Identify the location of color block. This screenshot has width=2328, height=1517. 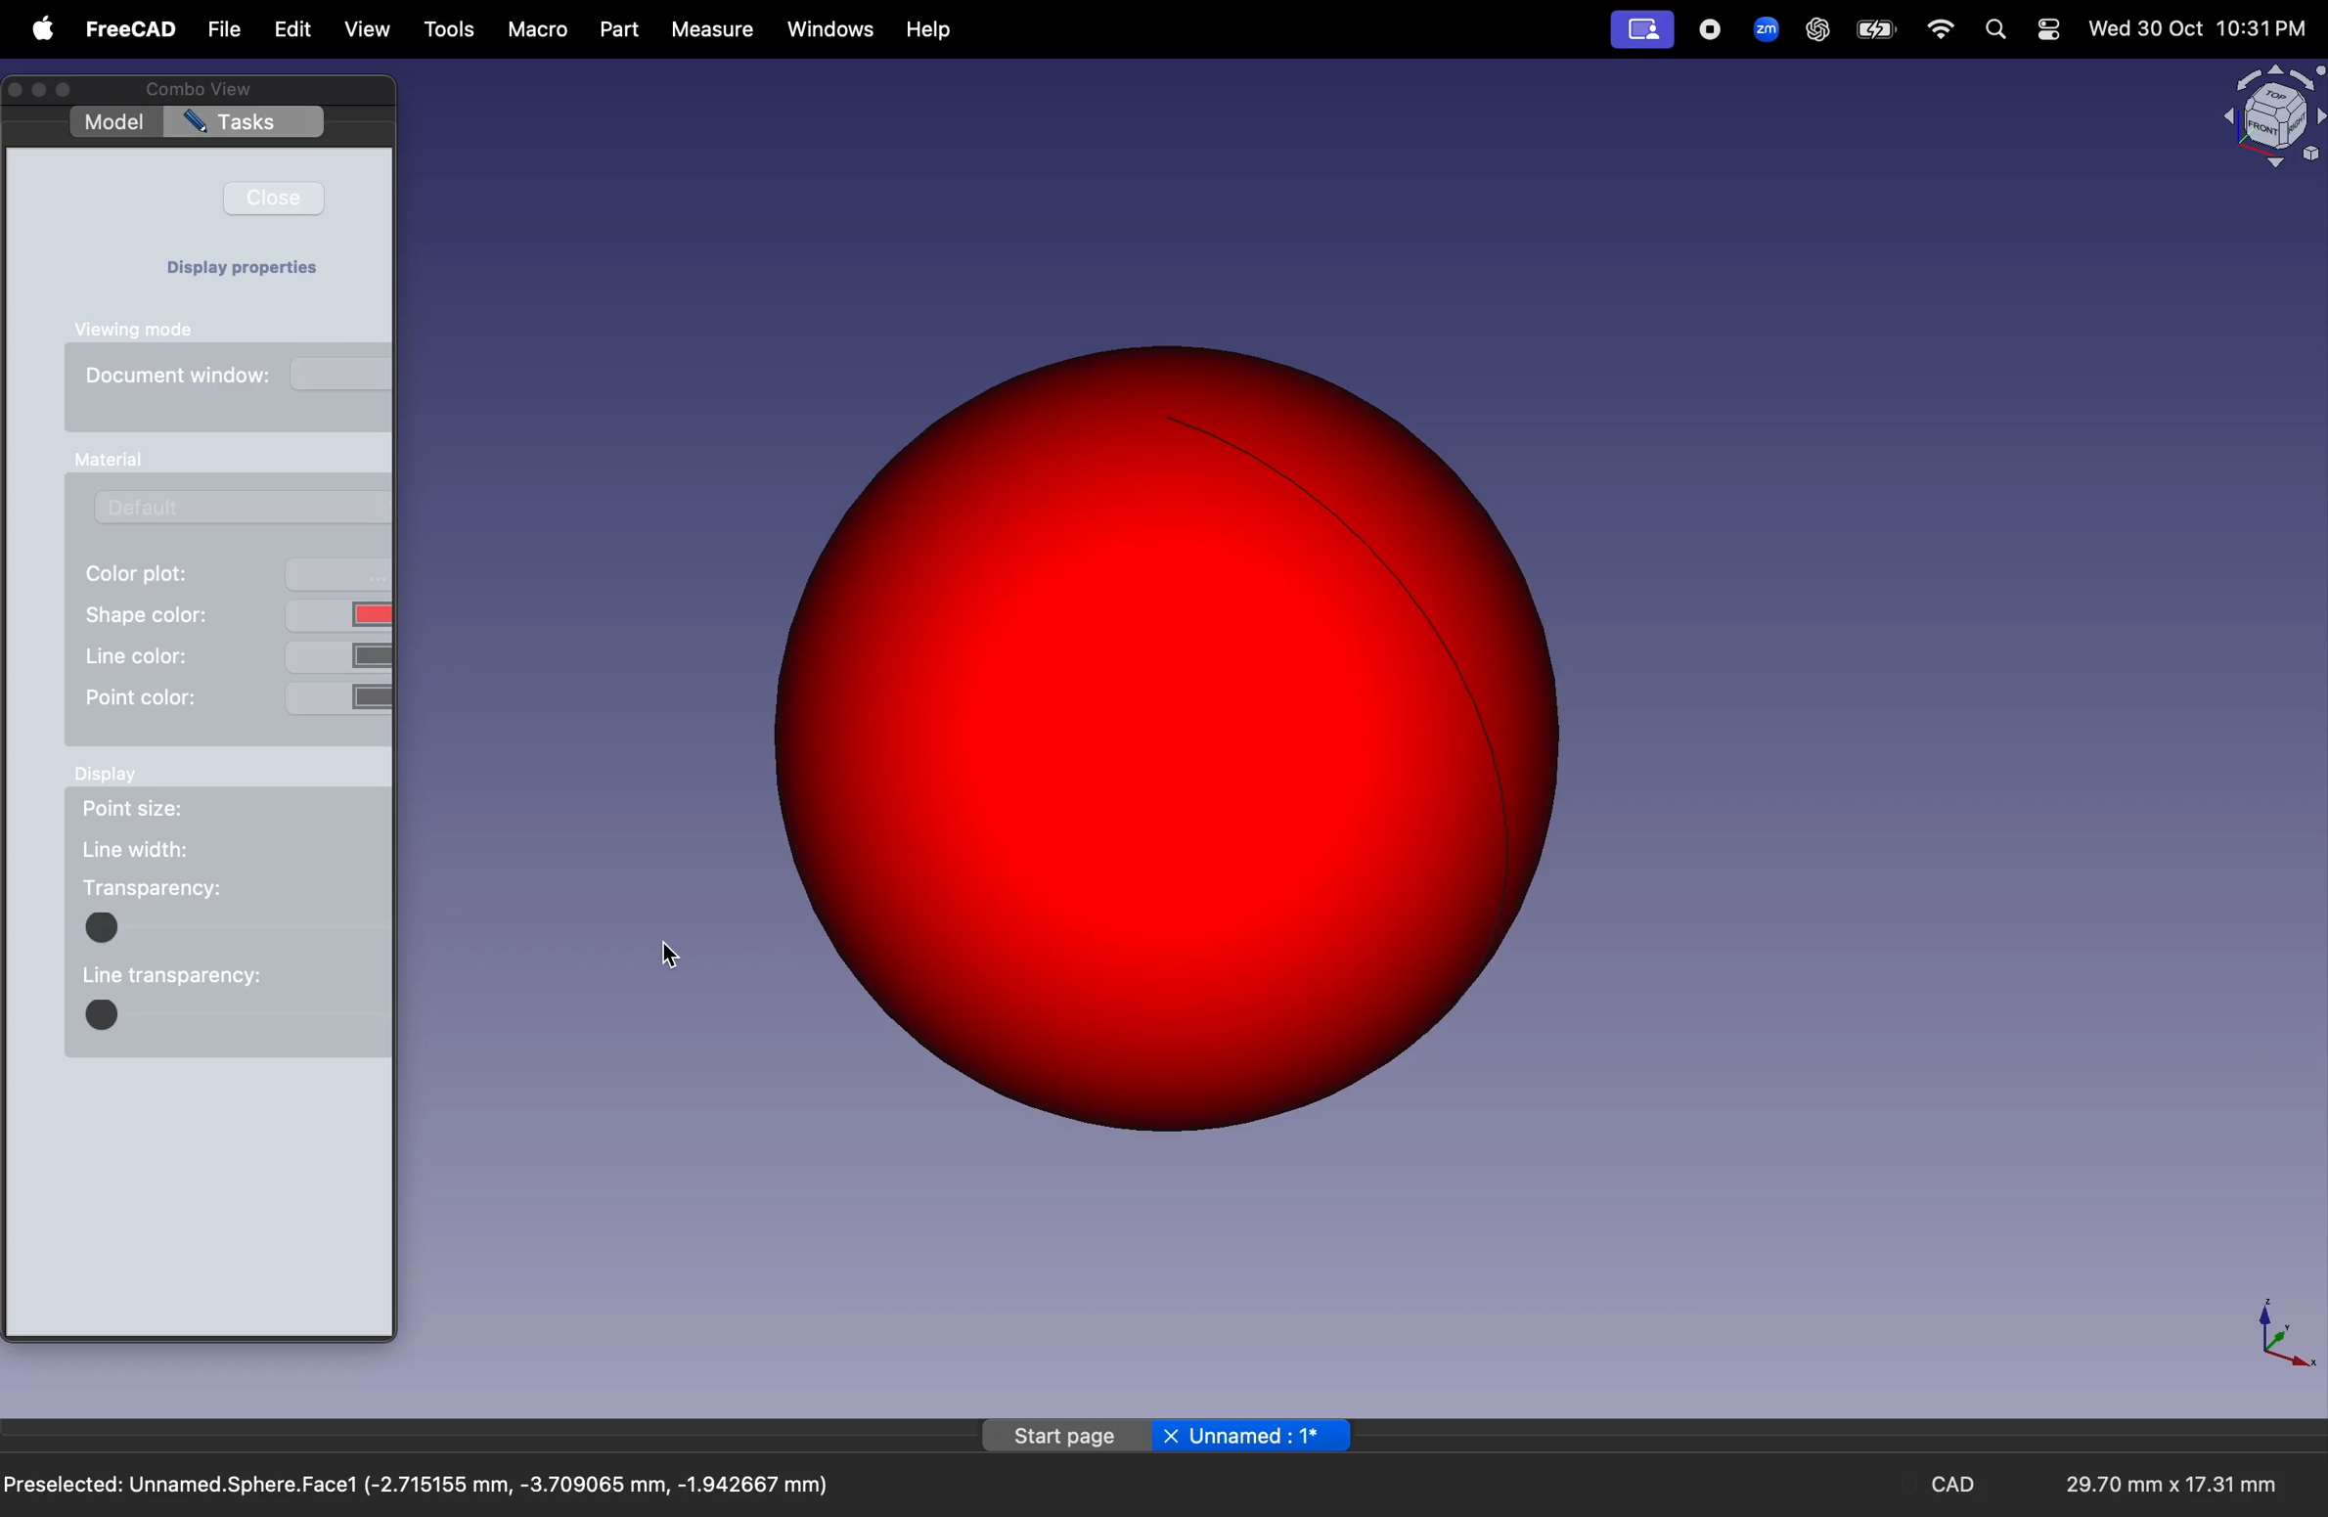
(238, 926).